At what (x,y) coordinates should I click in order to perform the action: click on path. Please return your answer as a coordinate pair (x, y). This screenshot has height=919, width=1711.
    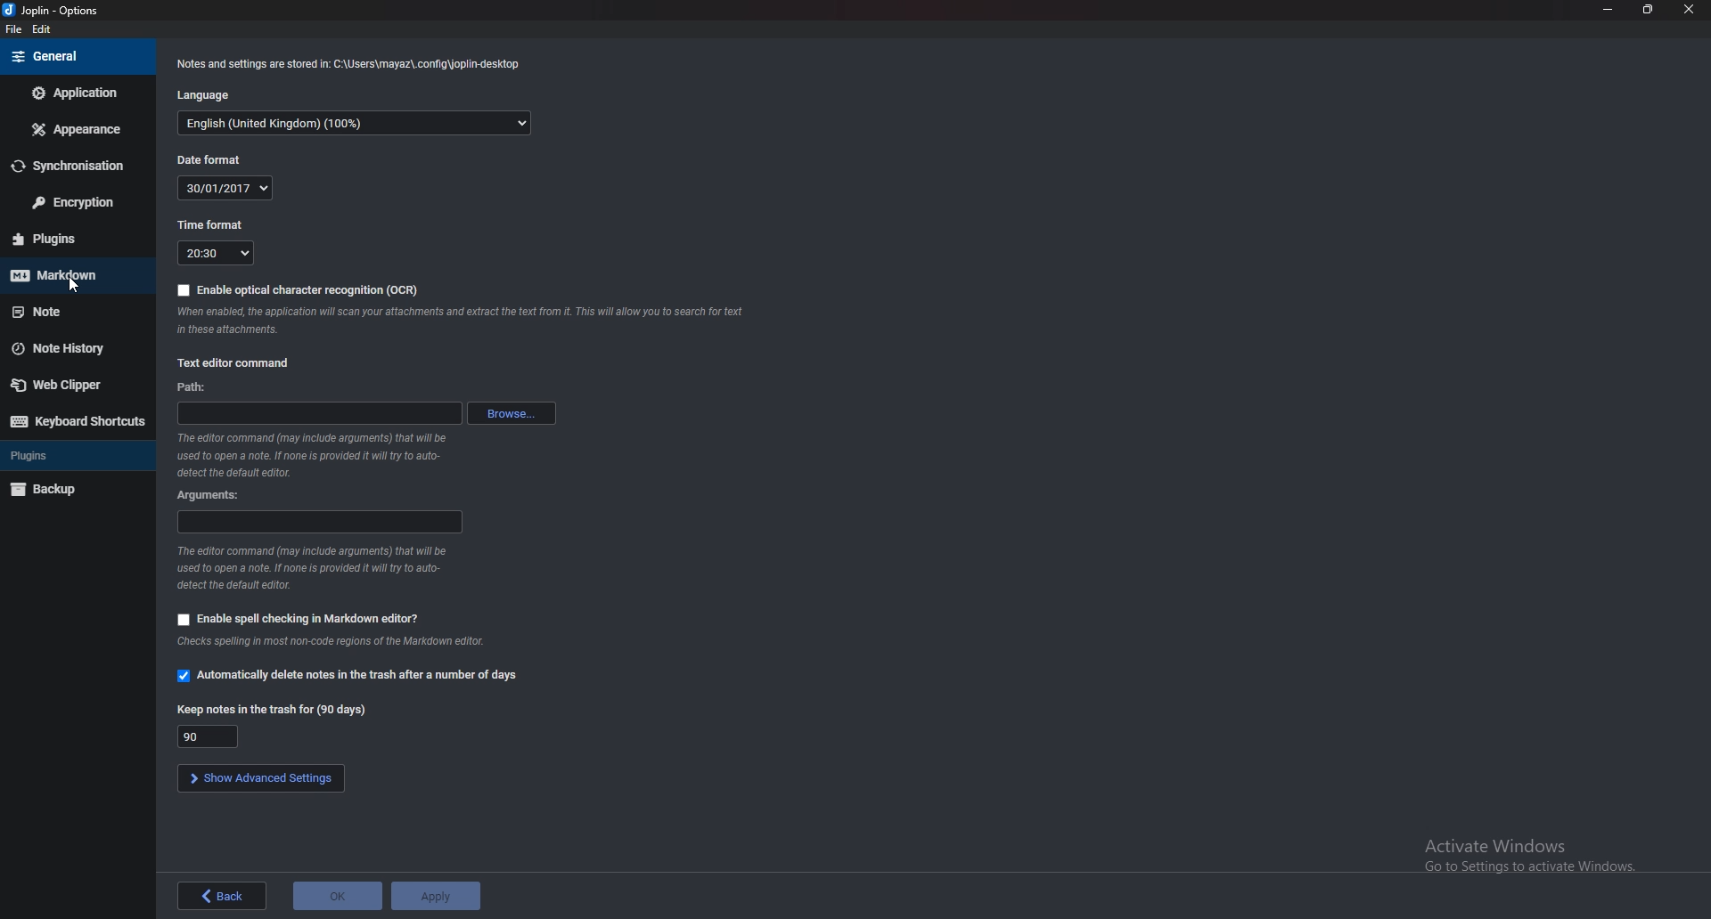
    Looking at the image, I should click on (202, 385).